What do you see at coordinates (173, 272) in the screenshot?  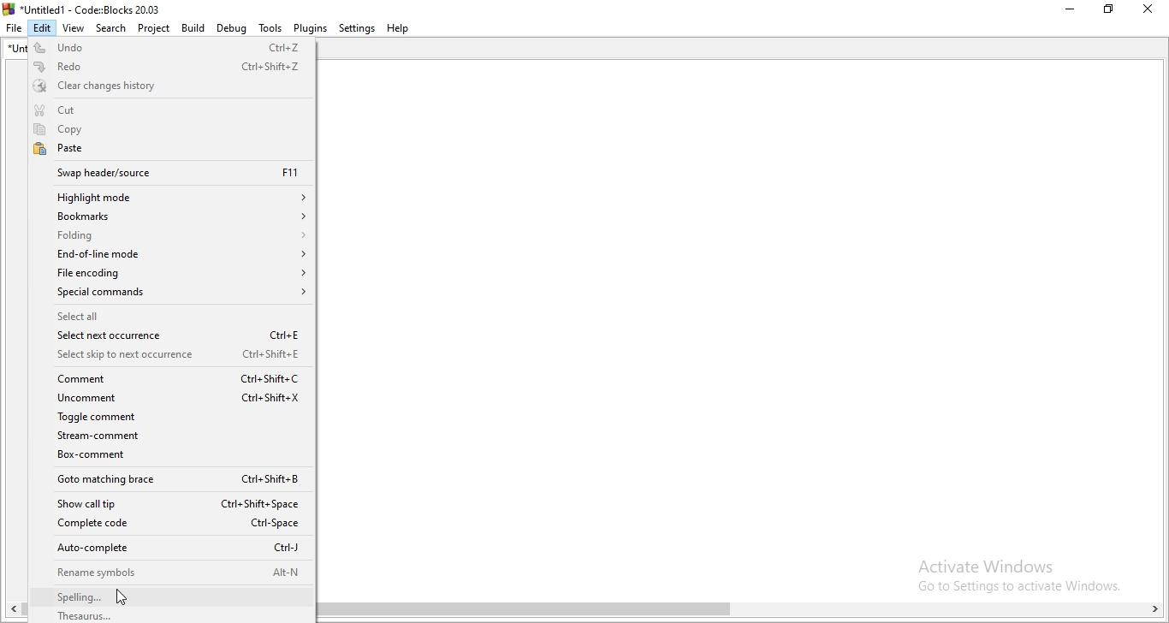 I see `File encoding` at bounding box center [173, 272].